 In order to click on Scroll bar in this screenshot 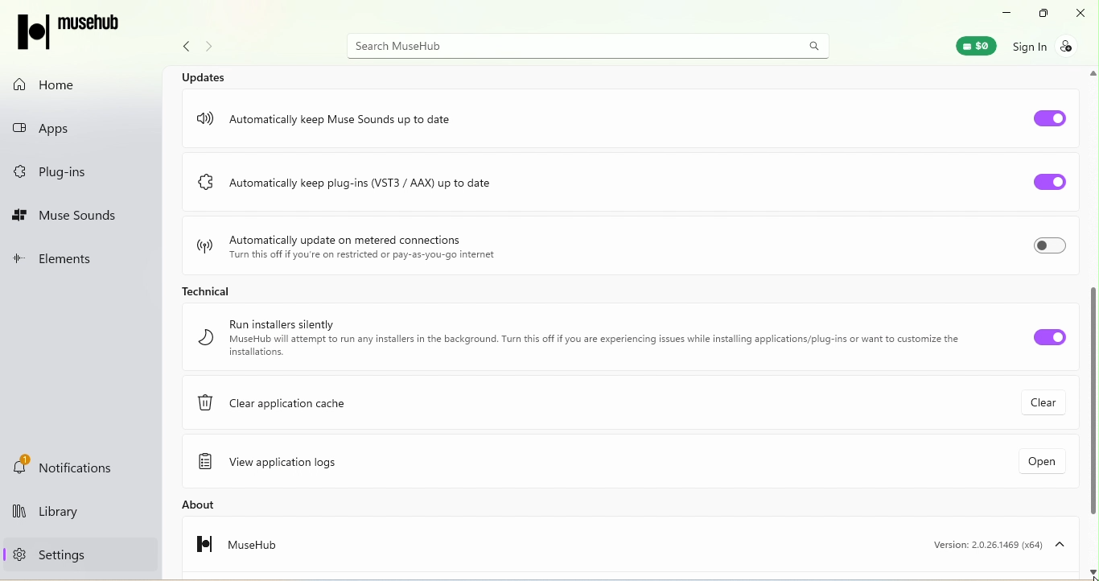, I will do `click(1093, 321)`.